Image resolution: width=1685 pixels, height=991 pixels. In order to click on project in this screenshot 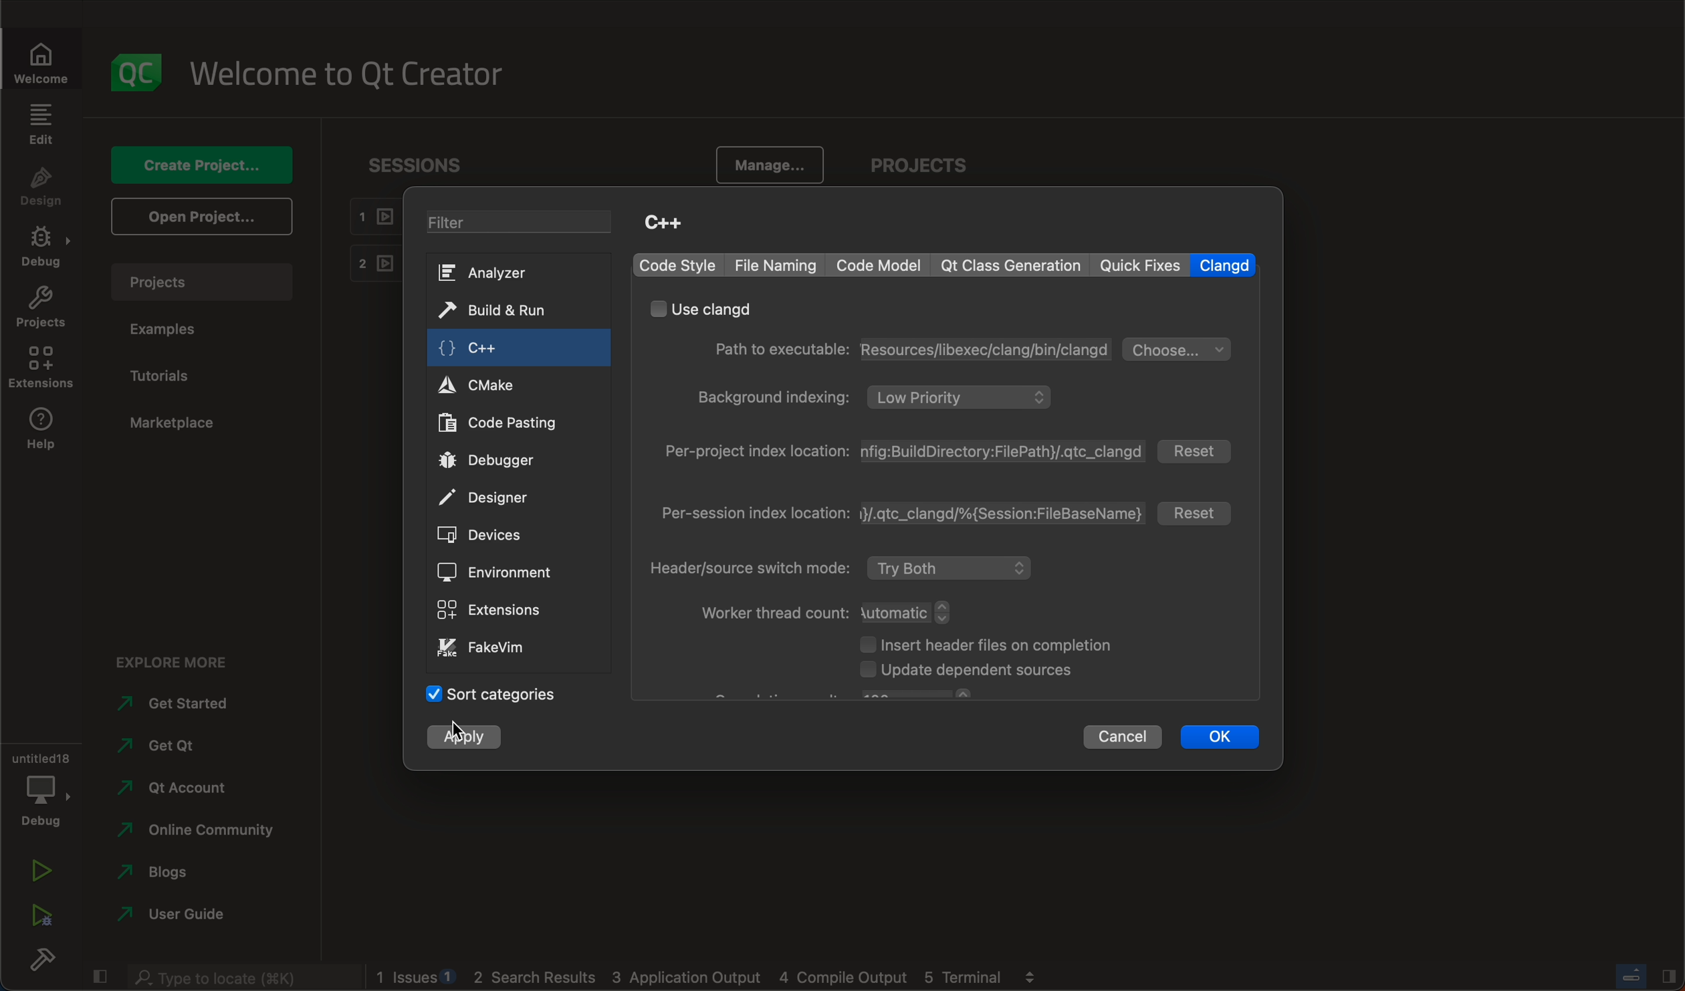, I will do `click(40, 310)`.